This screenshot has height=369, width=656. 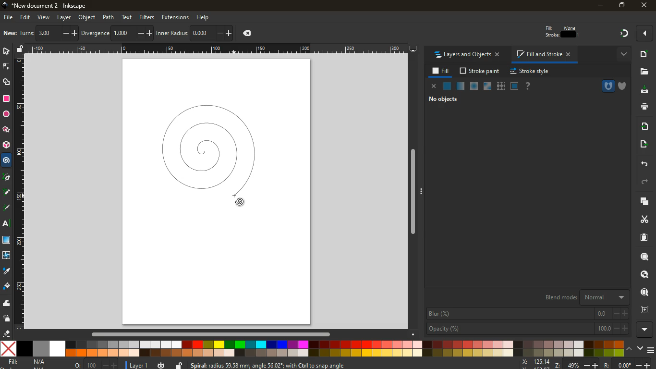 I want to click on layer, so click(x=137, y=364).